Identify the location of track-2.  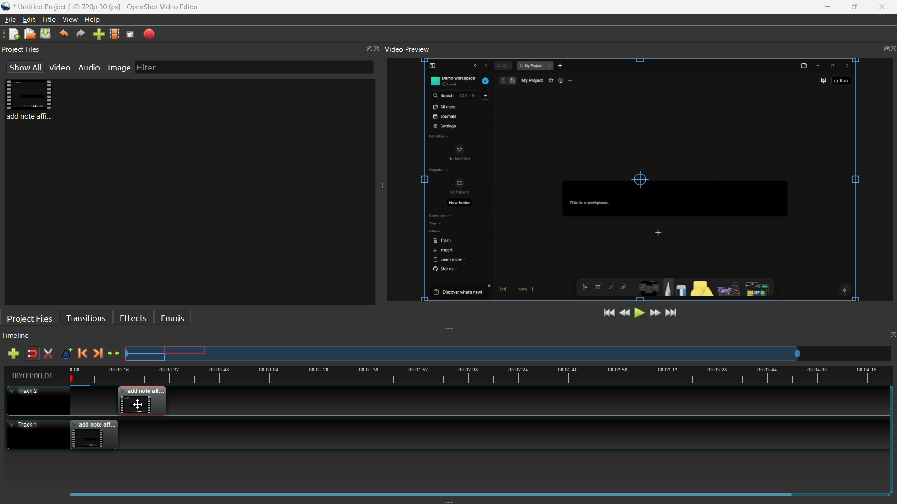
(36, 400).